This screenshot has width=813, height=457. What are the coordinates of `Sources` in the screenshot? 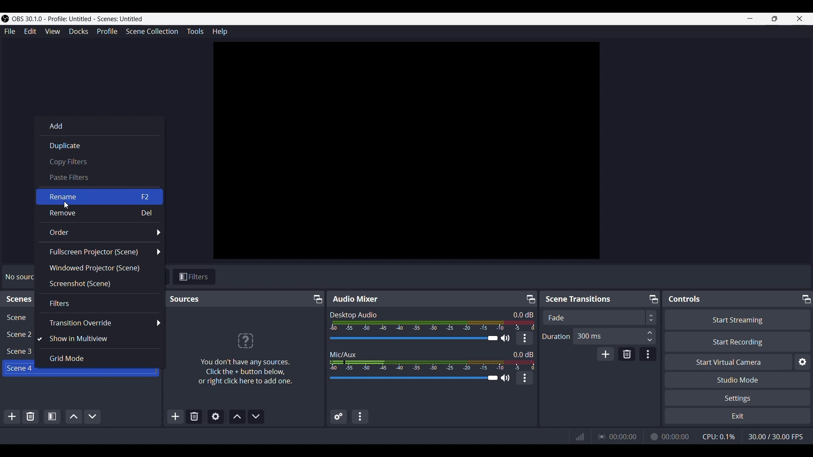 It's located at (185, 299).